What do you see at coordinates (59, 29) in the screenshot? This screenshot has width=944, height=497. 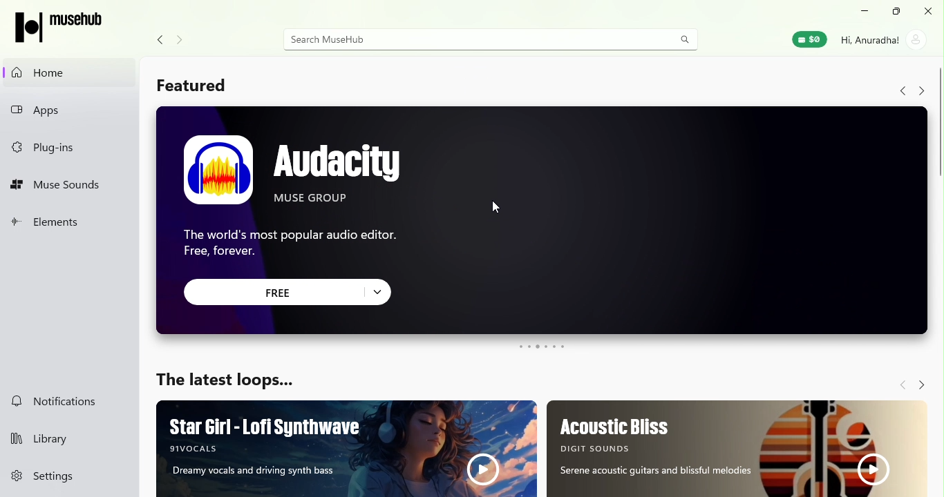 I see `Musehub icon` at bounding box center [59, 29].